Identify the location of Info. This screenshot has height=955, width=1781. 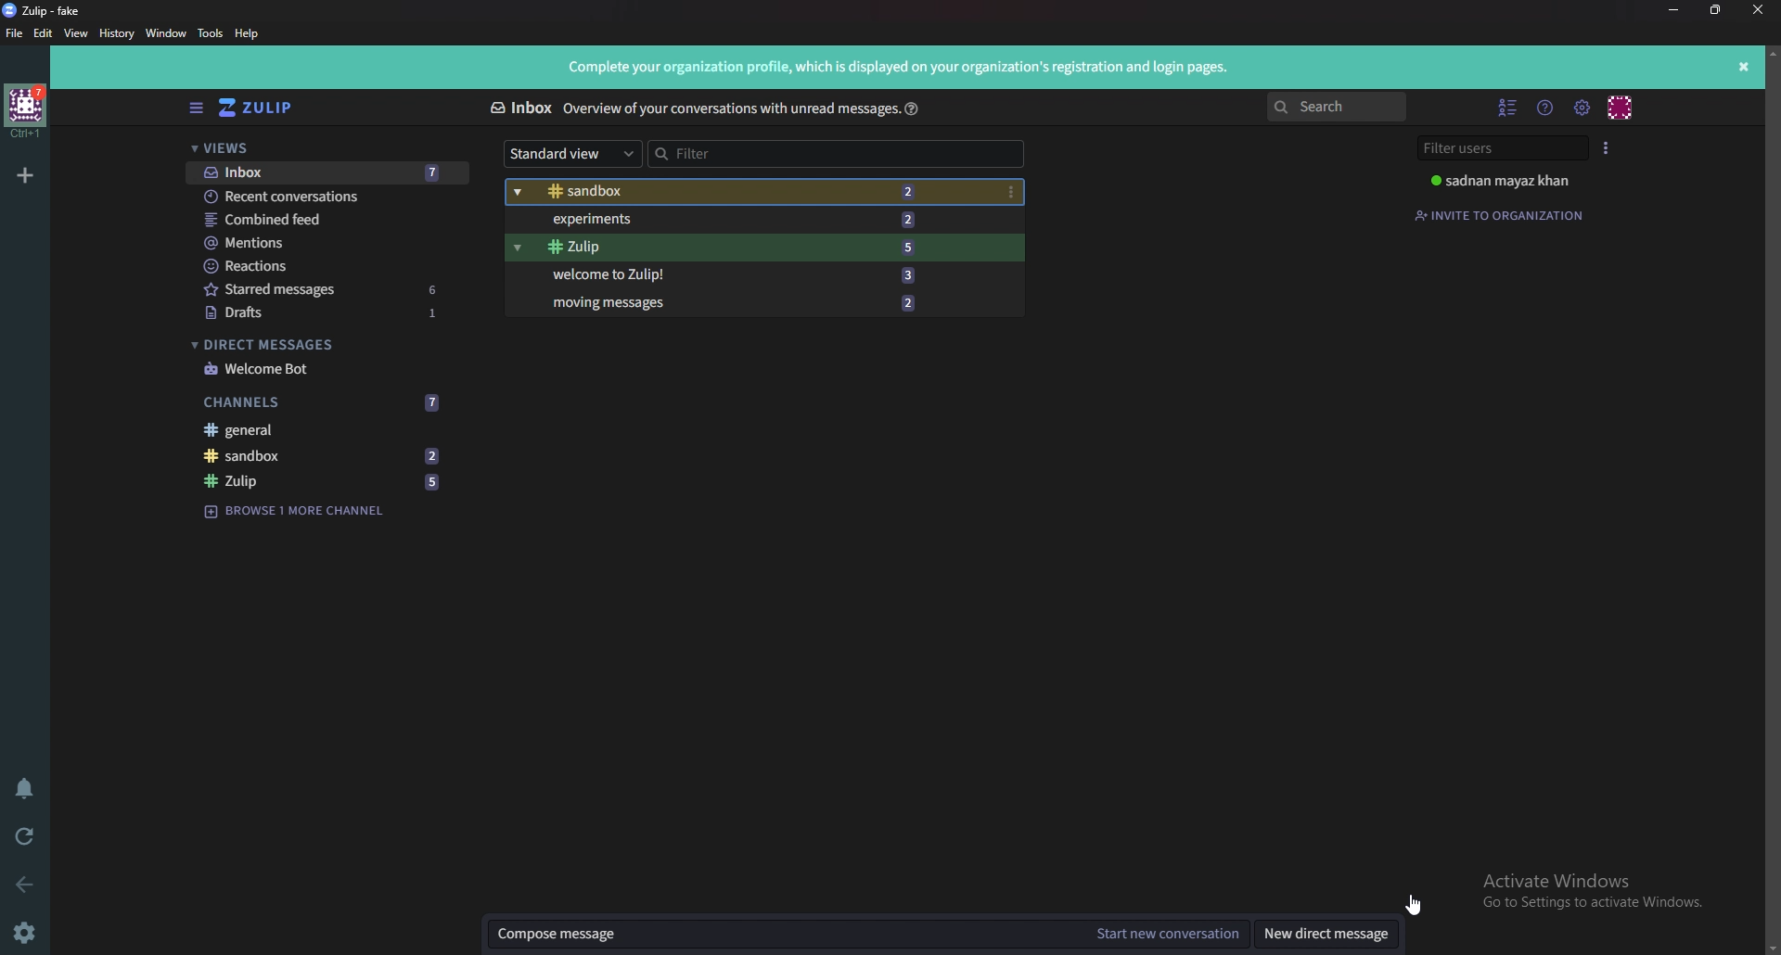
(731, 109).